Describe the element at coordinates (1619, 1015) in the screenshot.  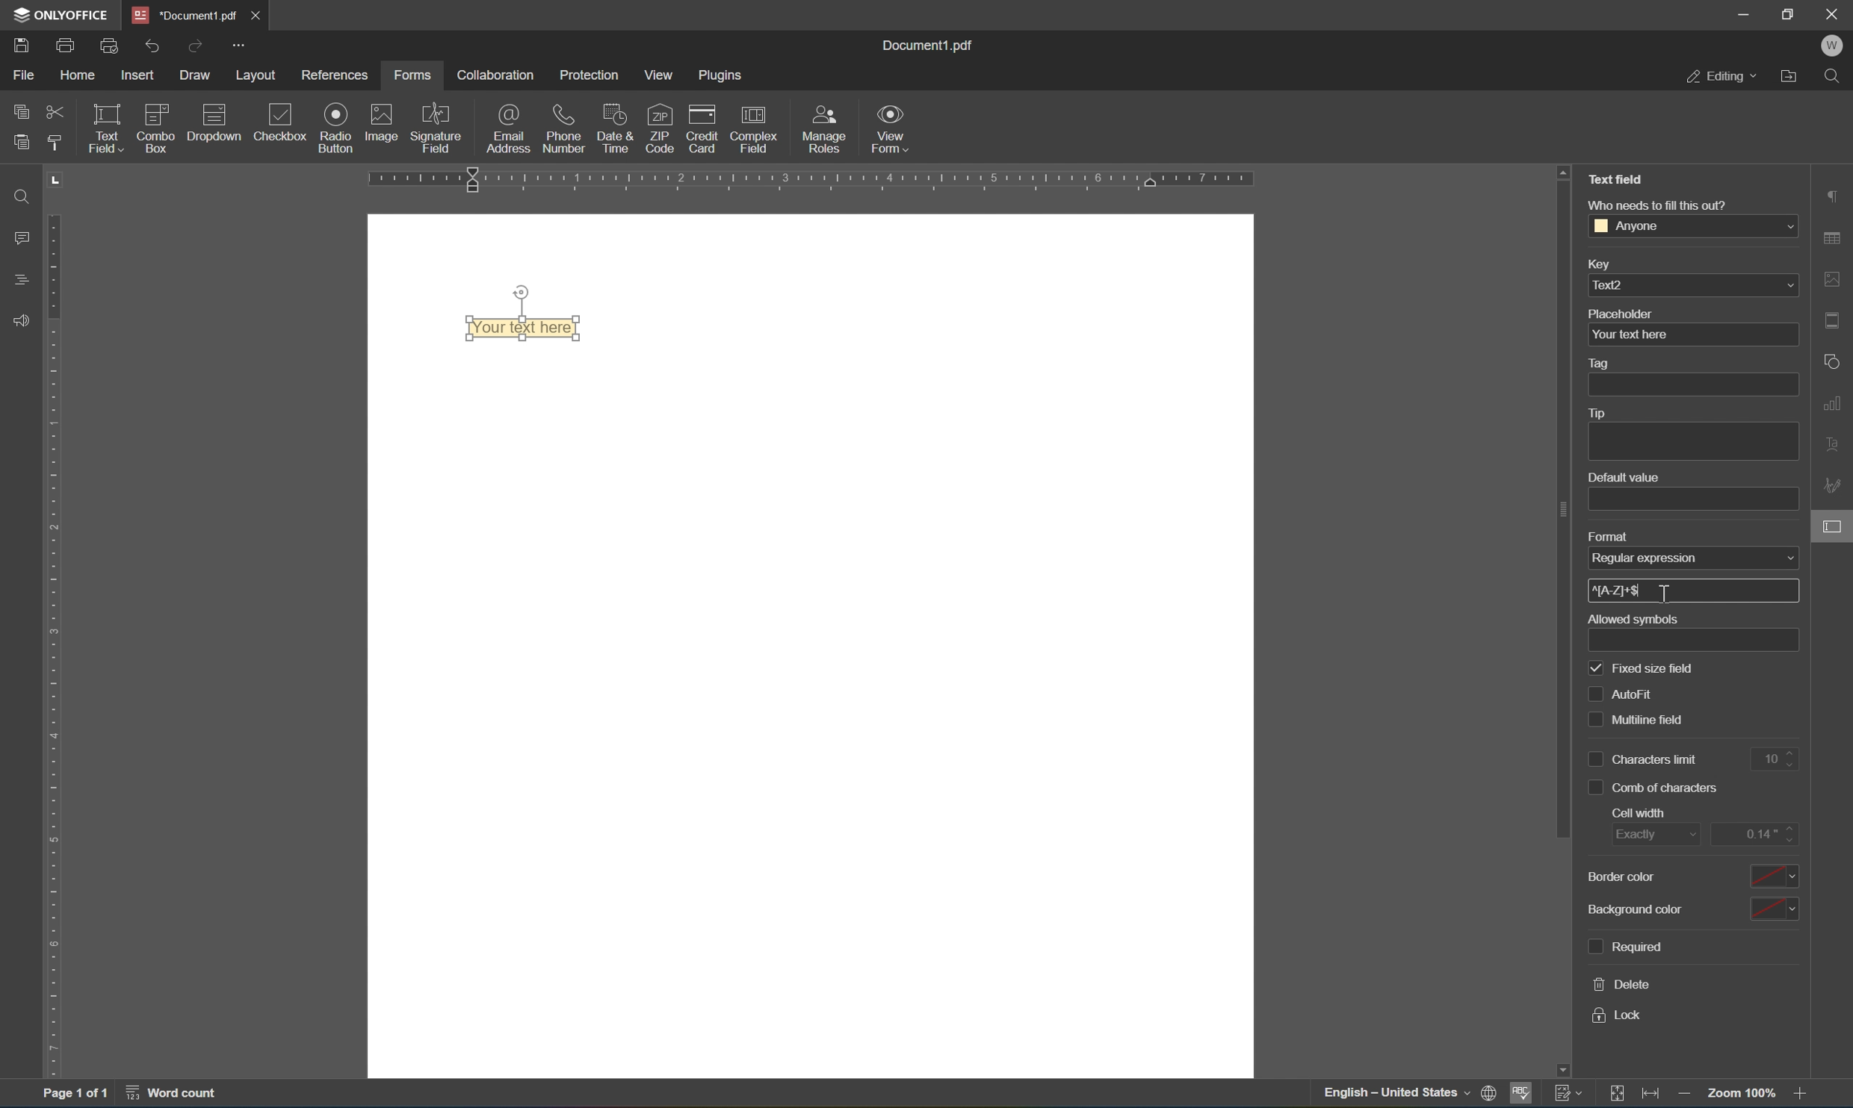
I see `lock` at that location.